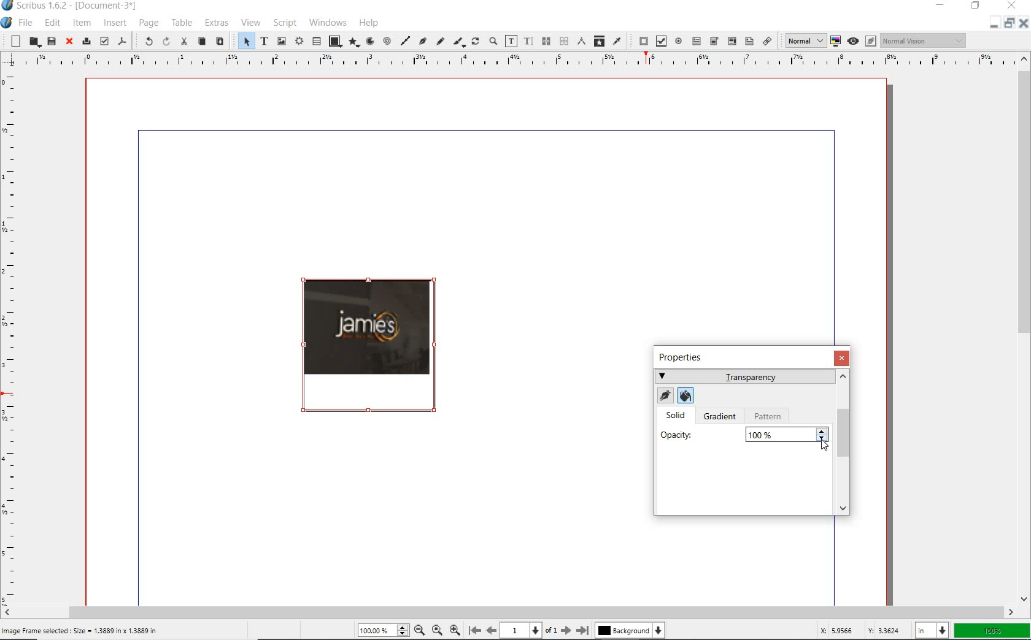 This screenshot has width=1031, height=640. Describe the element at coordinates (182, 22) in the screenshot. I see `TABLE` at that location.